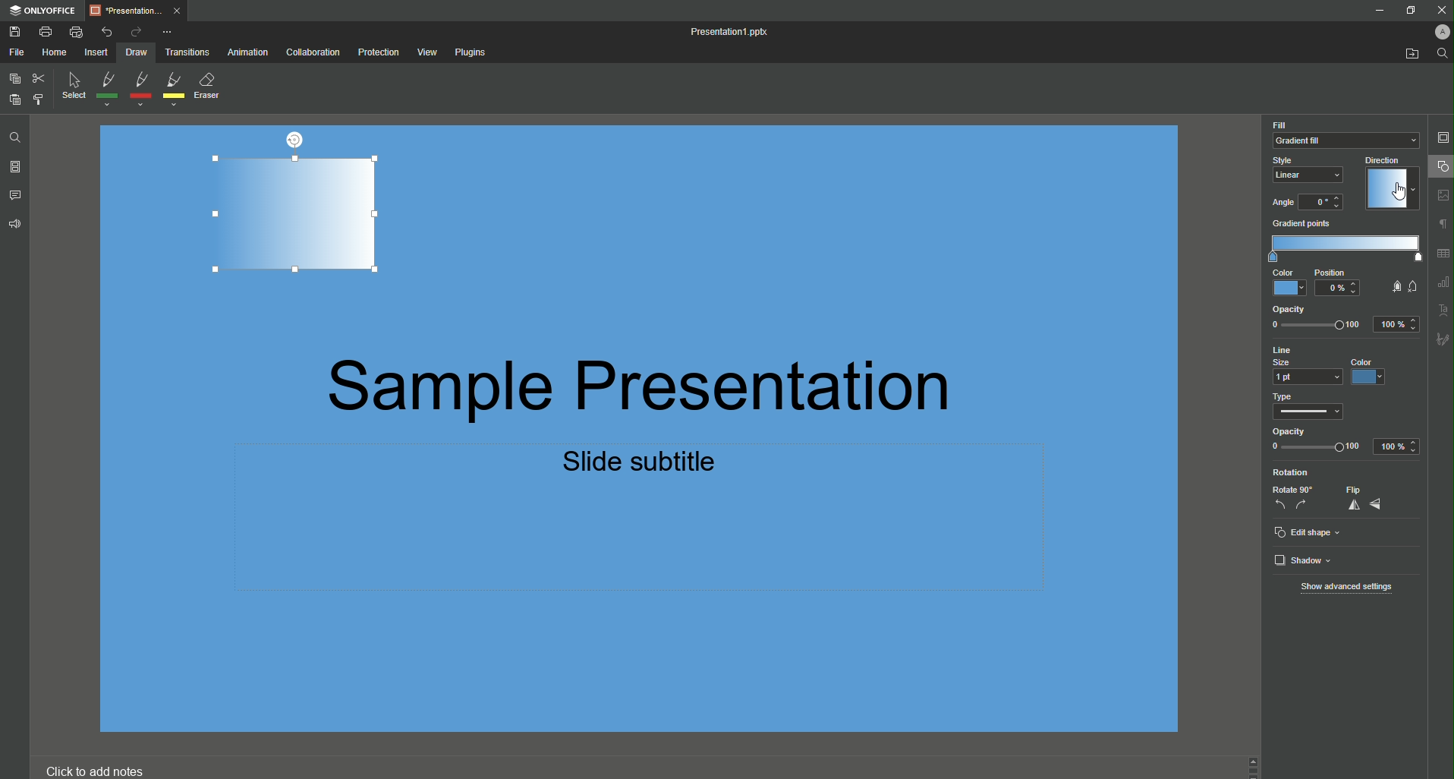  Describe the element at coordinates (134, 31) in the screenshot. I see `Redo` at that location.